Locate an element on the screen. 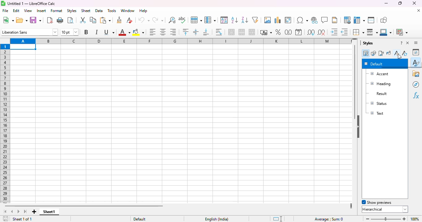 The width and height of the screenshot is (422, 222). scroll to last sheet is located at coordinates (26, 212).